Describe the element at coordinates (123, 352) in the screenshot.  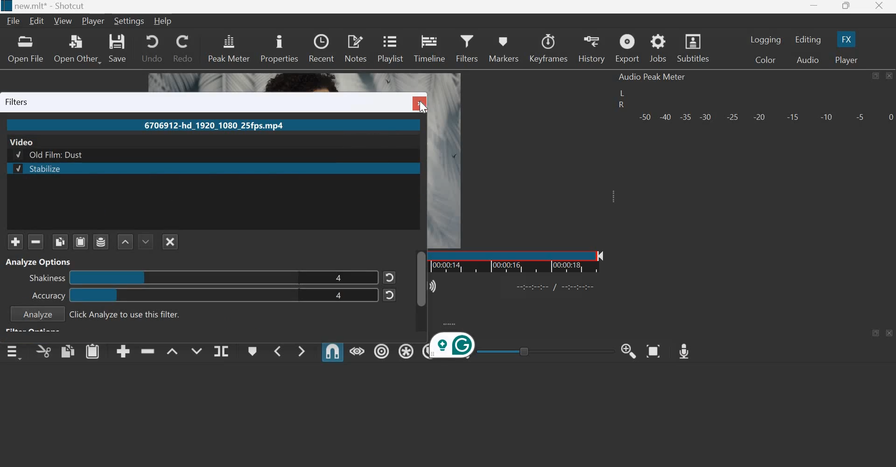
I see `append` at that location.